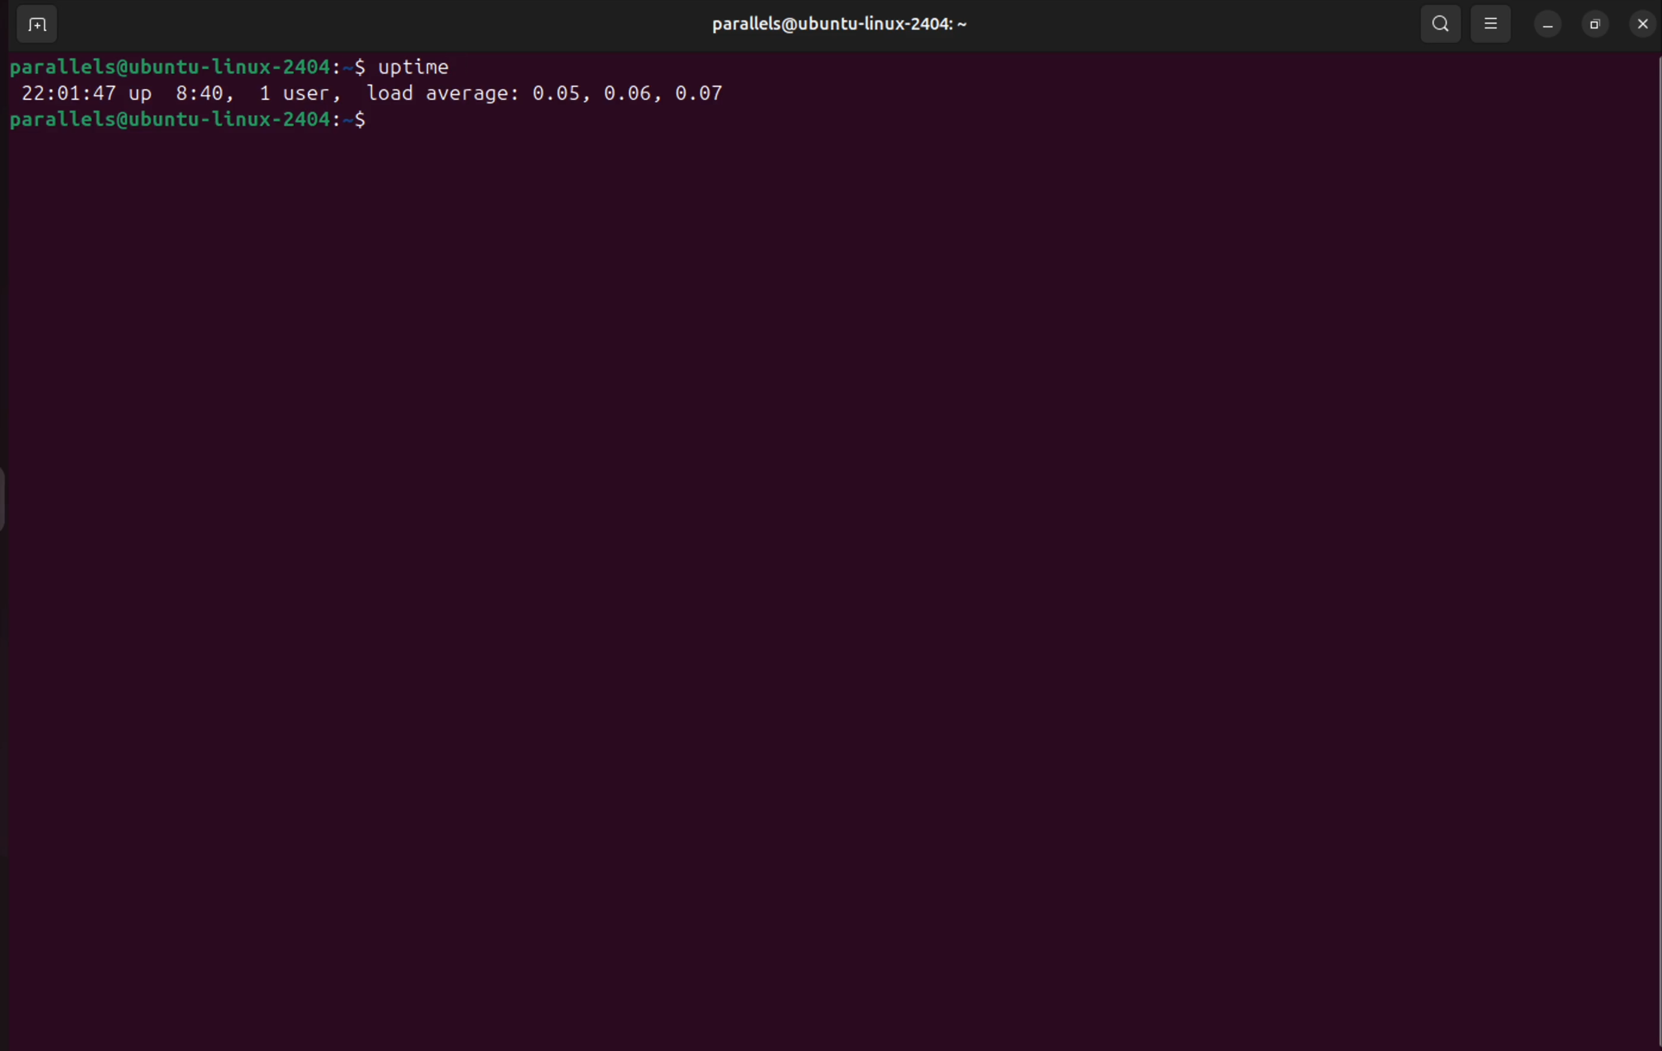 The image size is (1662, 1051). What do you see at coordinates (441, 92) in the screenshot?
I see `load average` at bounding box center [441, 92].